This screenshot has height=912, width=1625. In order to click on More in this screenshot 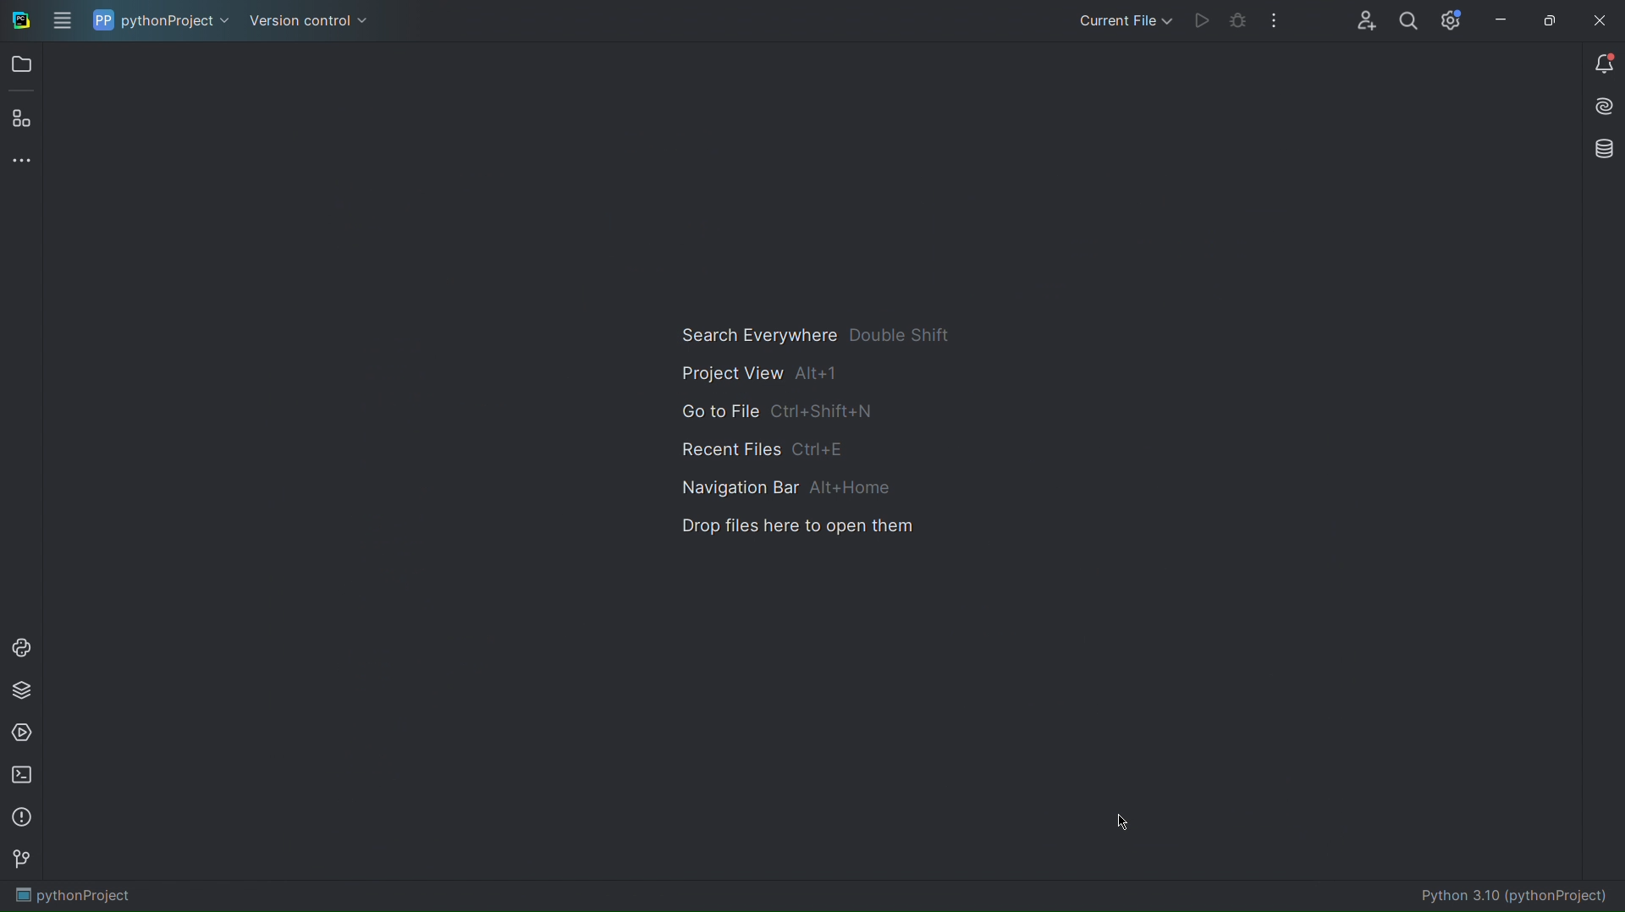, I will do `click(24, 162)`.